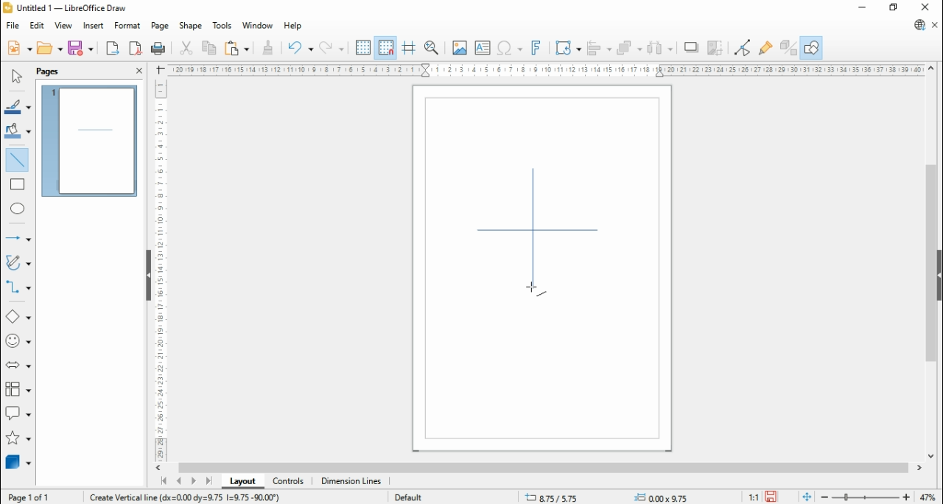  Describe the element at coordinates (18, 365) in the screenshot. I see `block arrows` at that location.